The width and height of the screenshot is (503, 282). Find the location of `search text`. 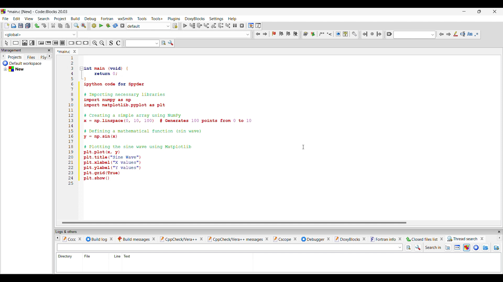

search text is located at coordinates (141, 42).